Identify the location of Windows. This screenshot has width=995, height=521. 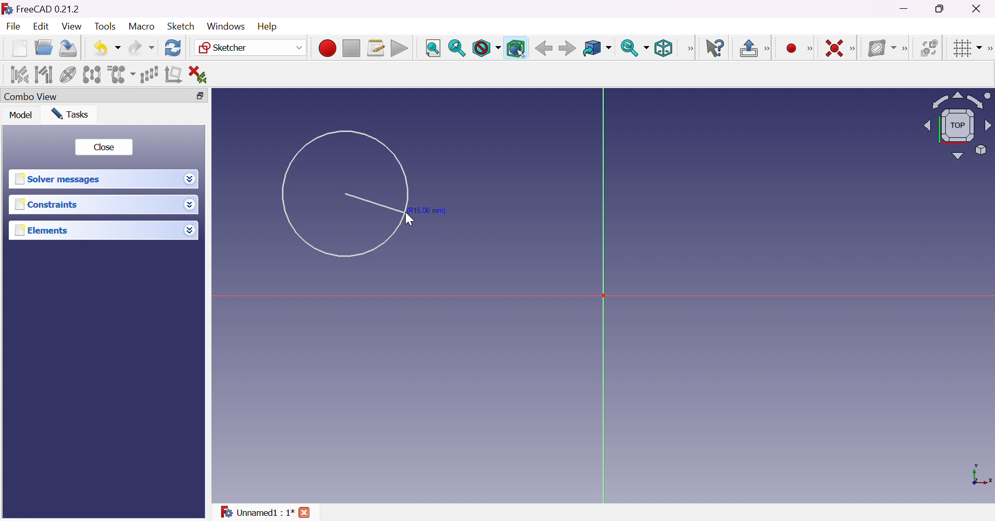
(225, 26).